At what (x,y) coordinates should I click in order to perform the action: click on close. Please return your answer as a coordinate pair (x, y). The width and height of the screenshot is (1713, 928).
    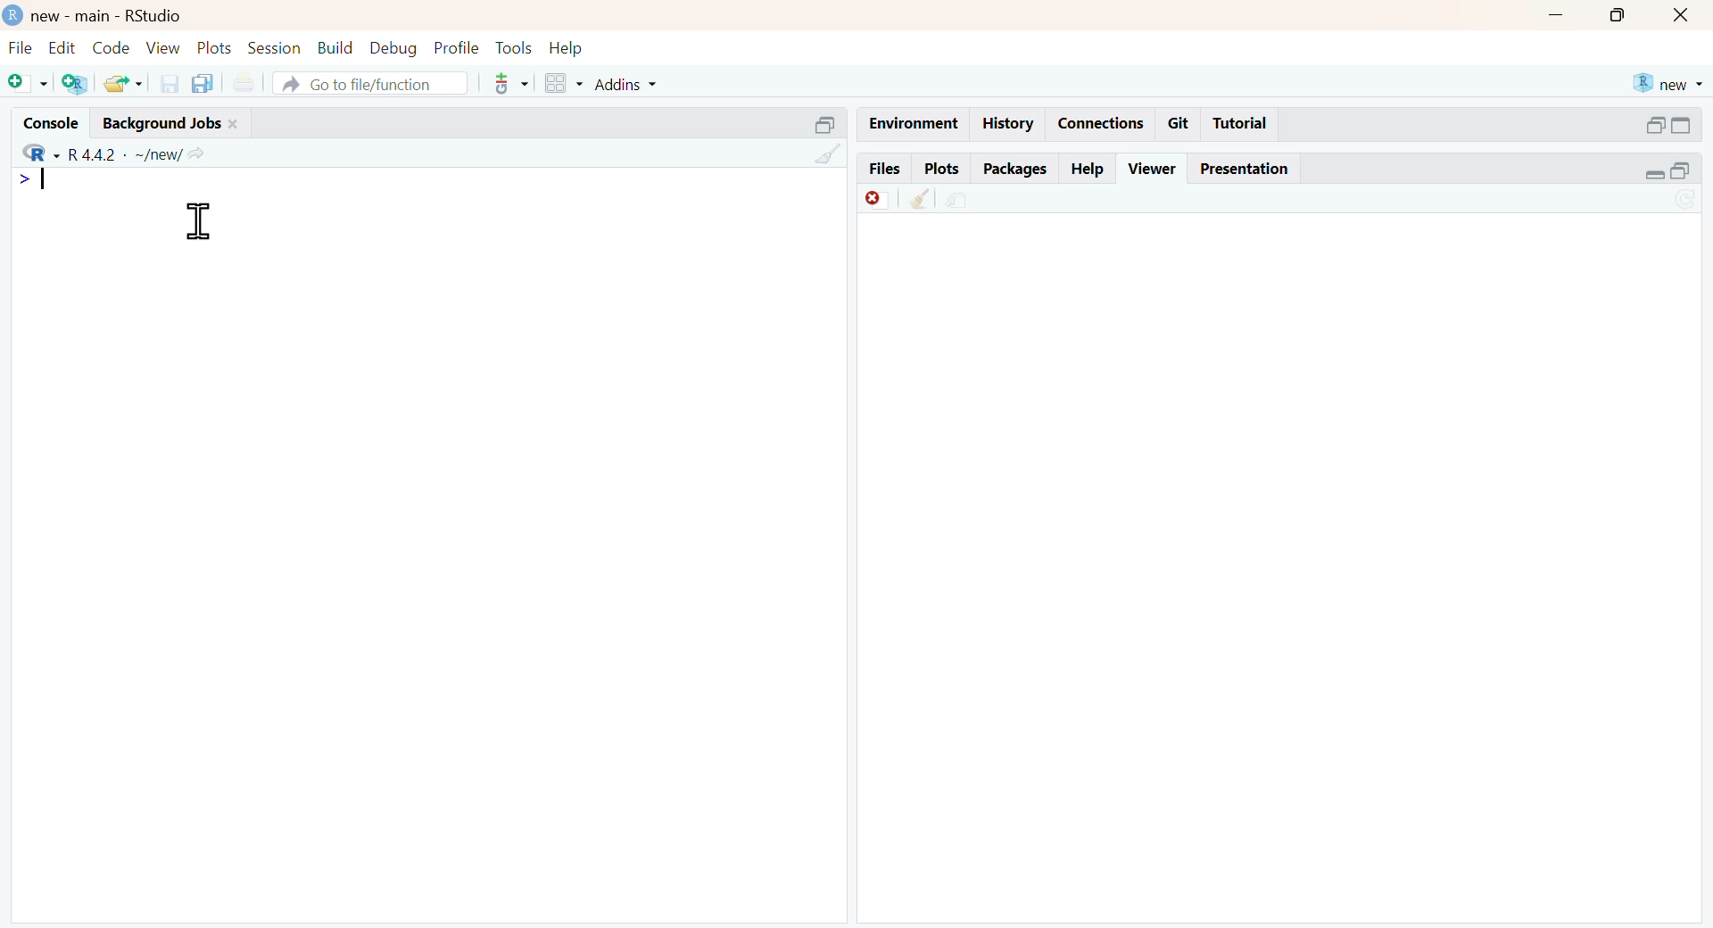
    Looking at the image, I should click on (234, 124).